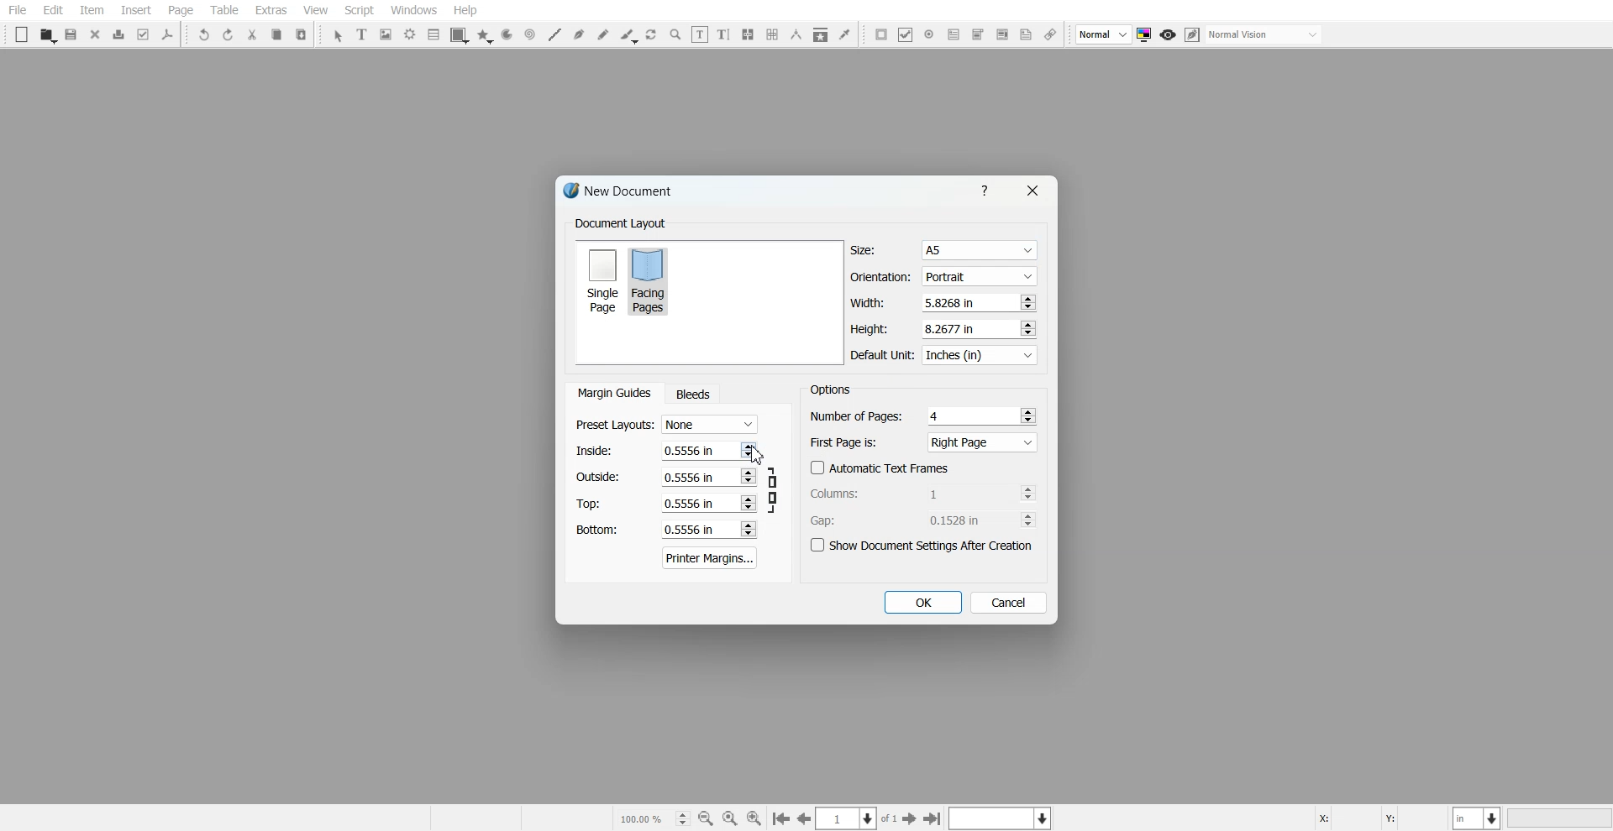  Describe the element at coordinates (937, 415) in the screenshot. I see `4` at that location.